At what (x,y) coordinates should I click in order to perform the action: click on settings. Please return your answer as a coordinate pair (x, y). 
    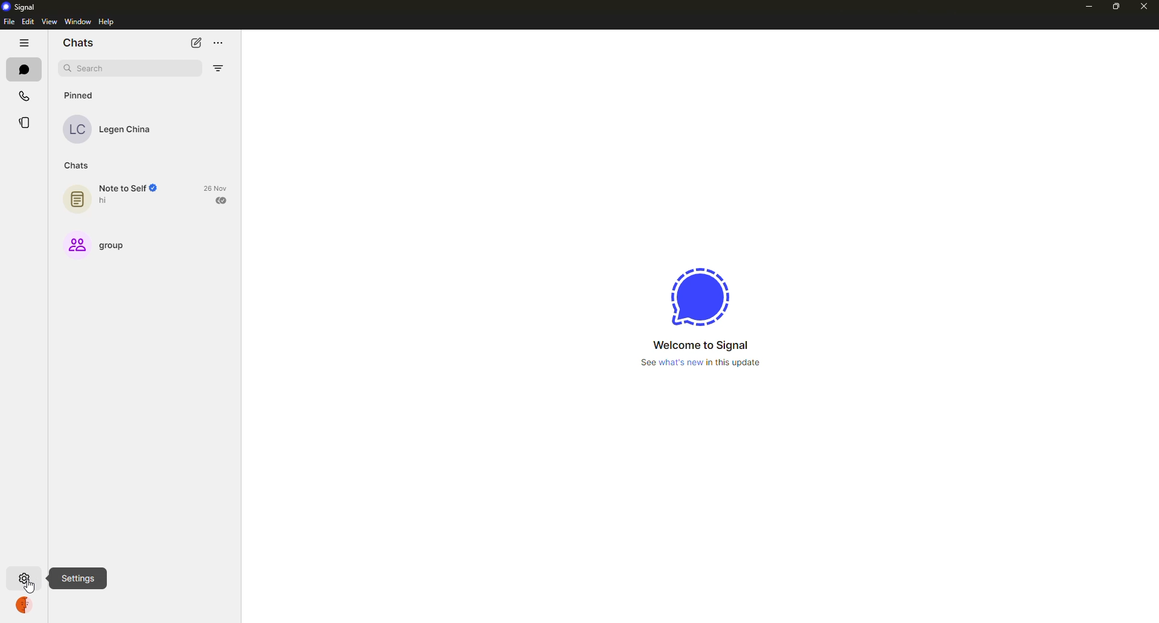
    Looking at the image, I should click on (78, 578).